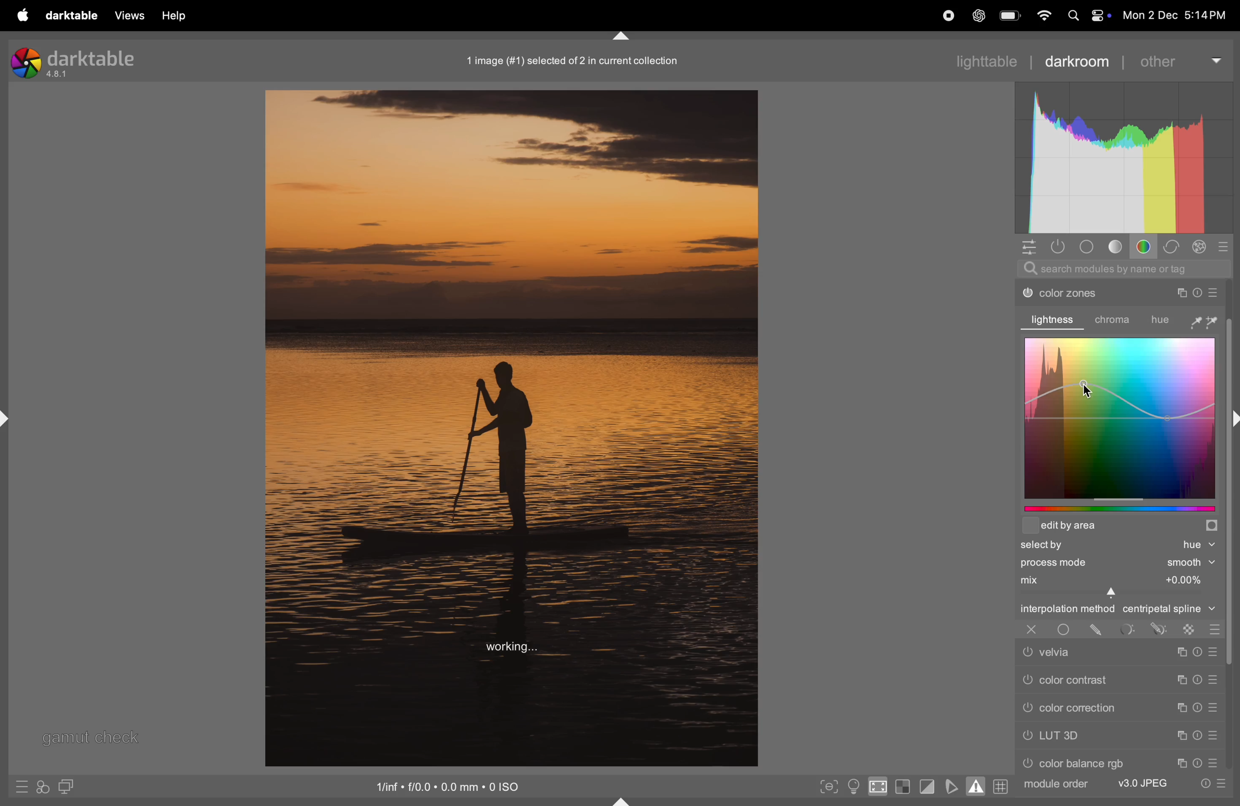 The image size is (1240, 806). I want to click on preset, so click(1213, 762).